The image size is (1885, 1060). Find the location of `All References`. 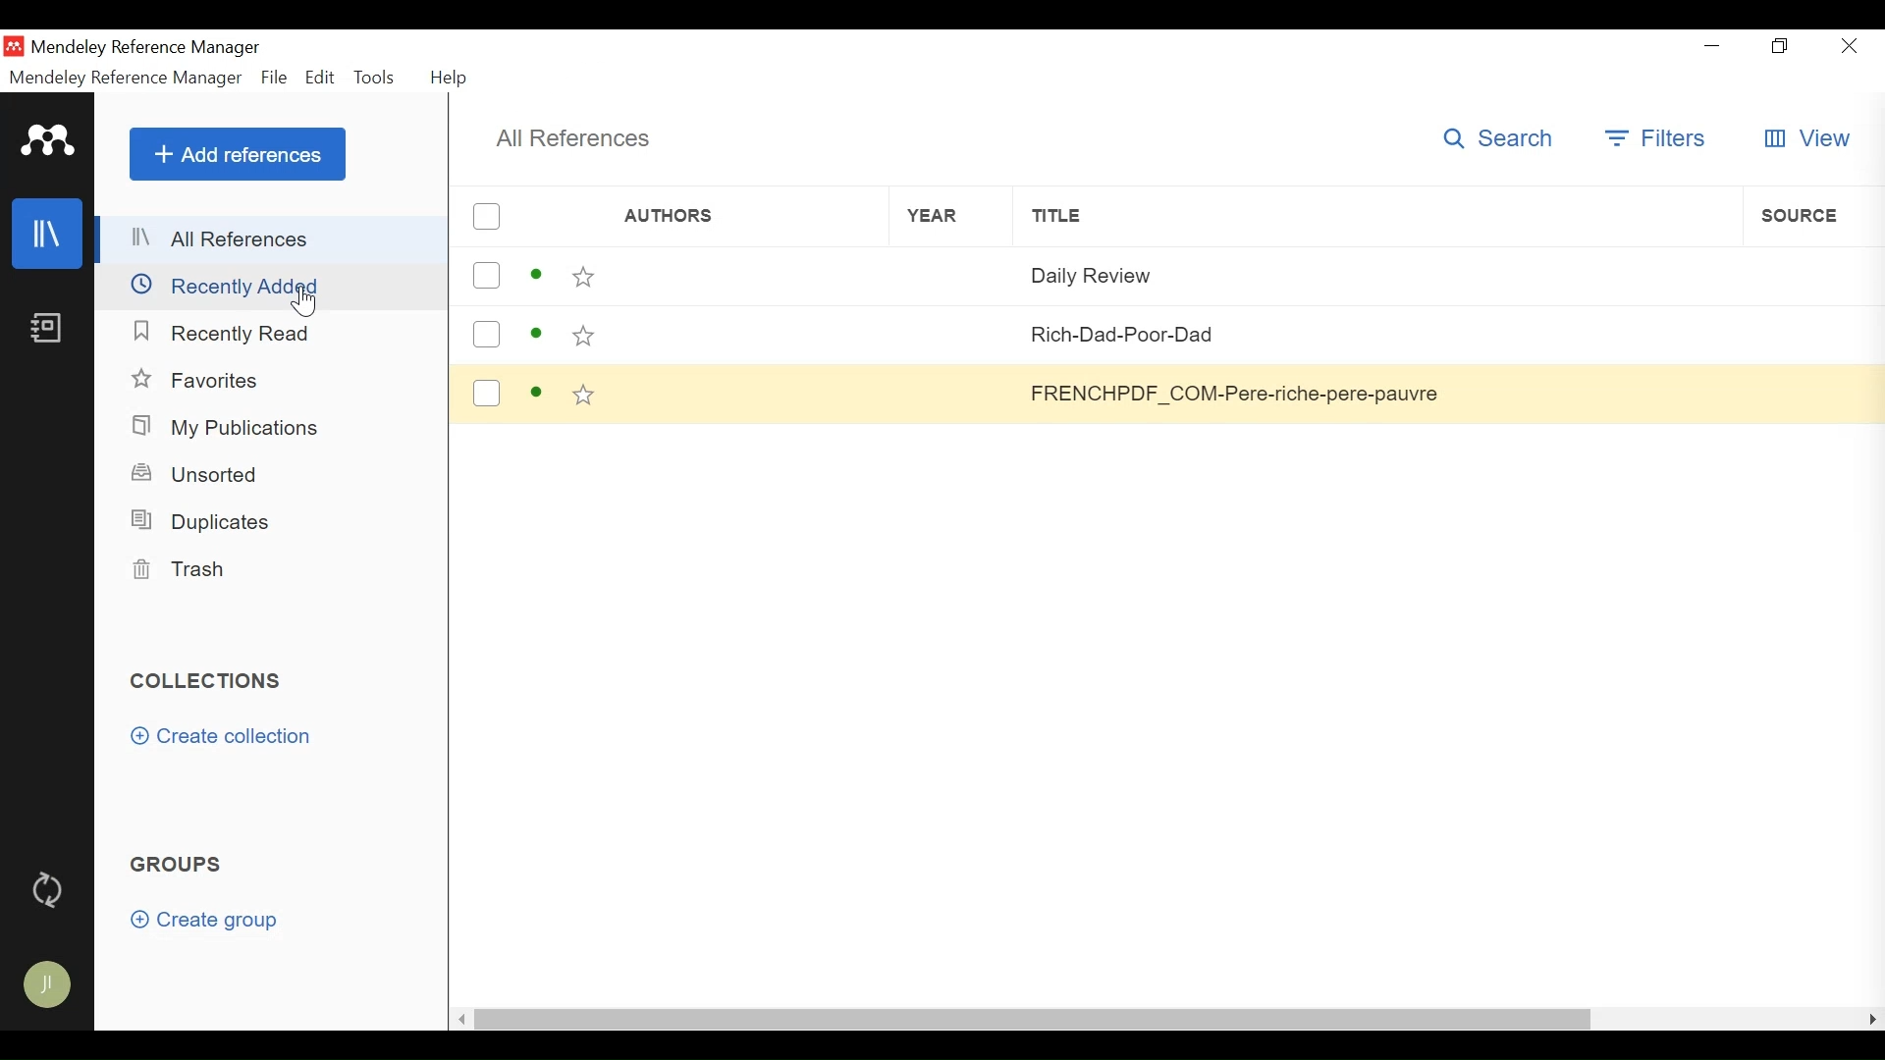

All References is located at coordinates (272, 240).